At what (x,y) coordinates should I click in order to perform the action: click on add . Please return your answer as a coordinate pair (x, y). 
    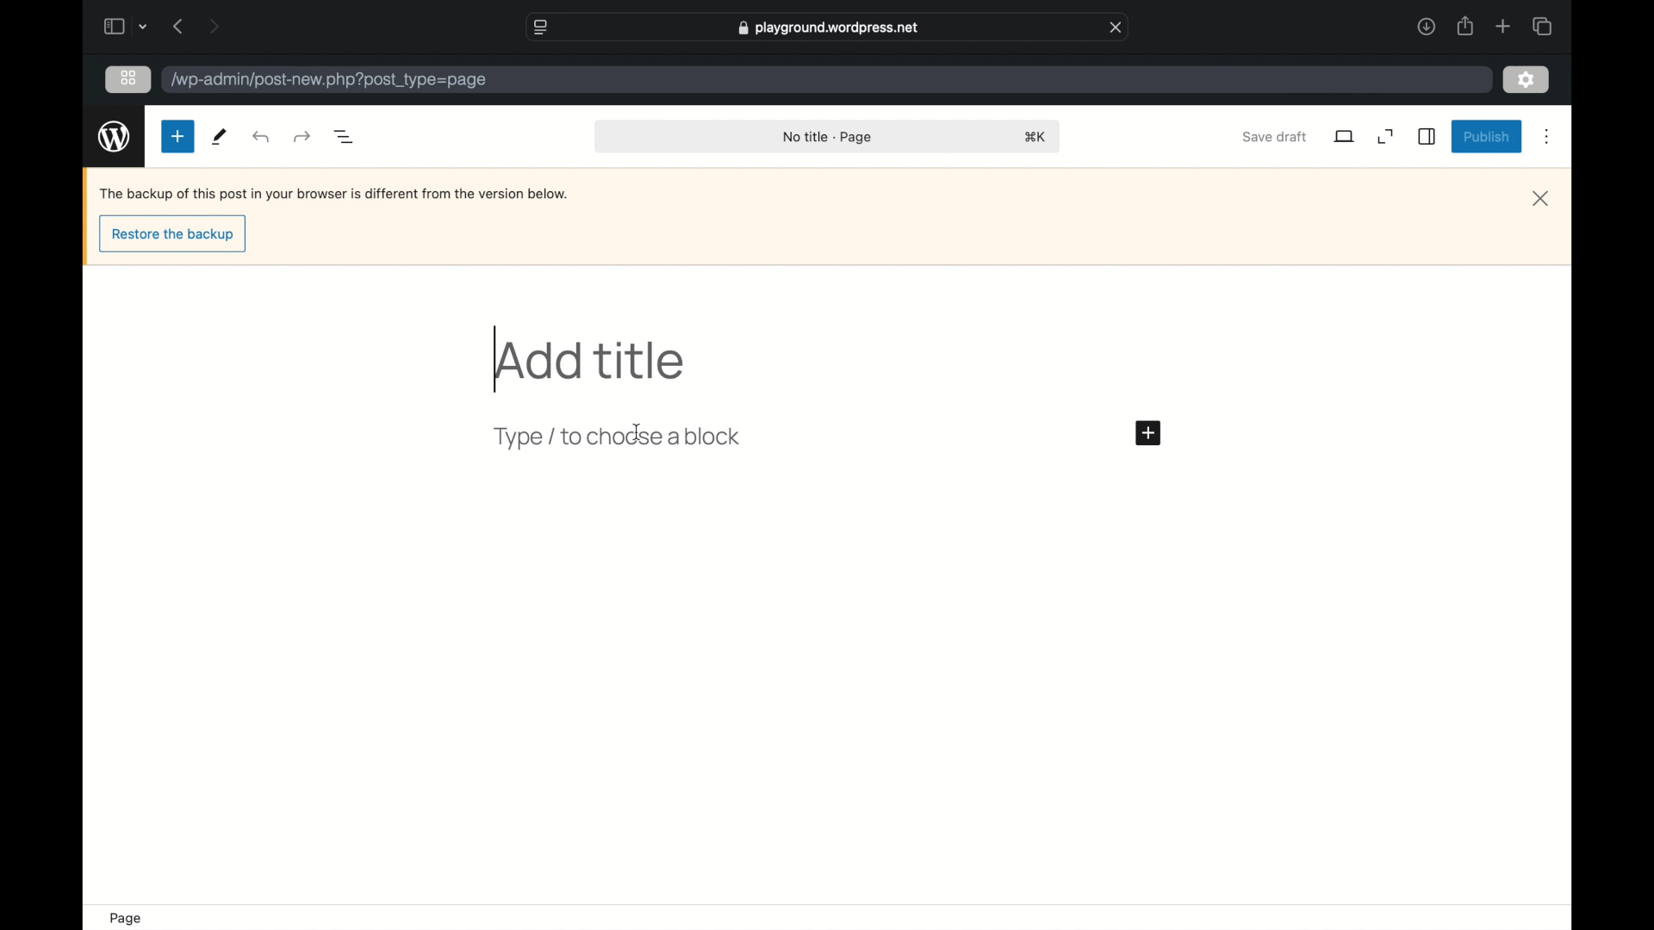
    Looking at the image, I should click on (1148, 433).